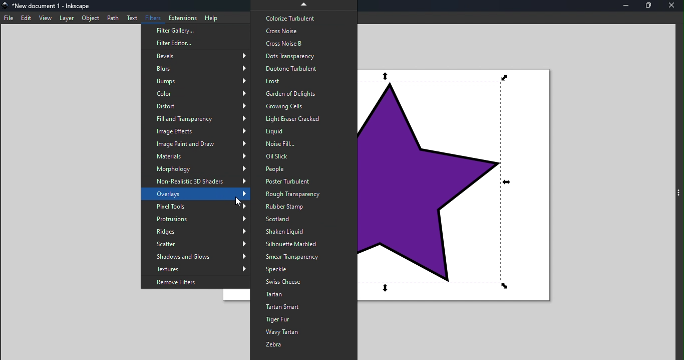 The width and height of the screenshot is (684, 360). What do you see at coordinates (194, 32) in the screenshot?
I see `Filter gallery` at bounding box center [194, 32].